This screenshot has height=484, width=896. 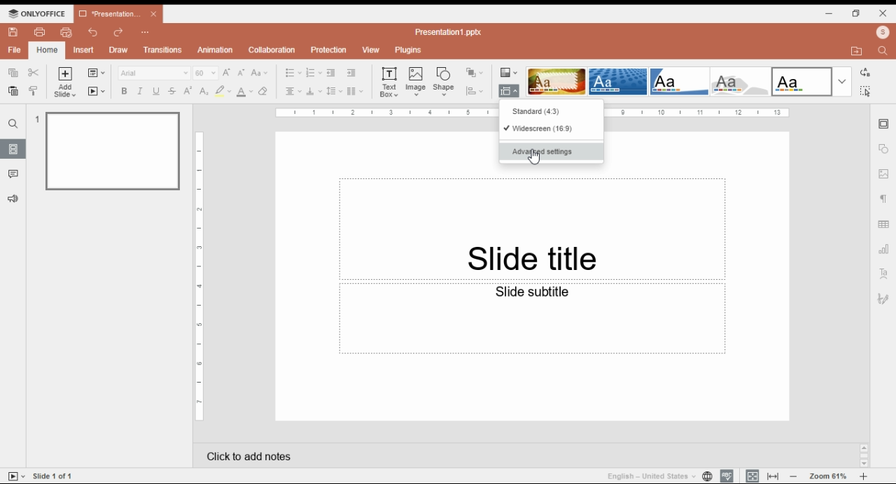 What do you see at coordinates (200, 277) in the screenshot?
I see `Page Scale` at bounding box center [200, 277].